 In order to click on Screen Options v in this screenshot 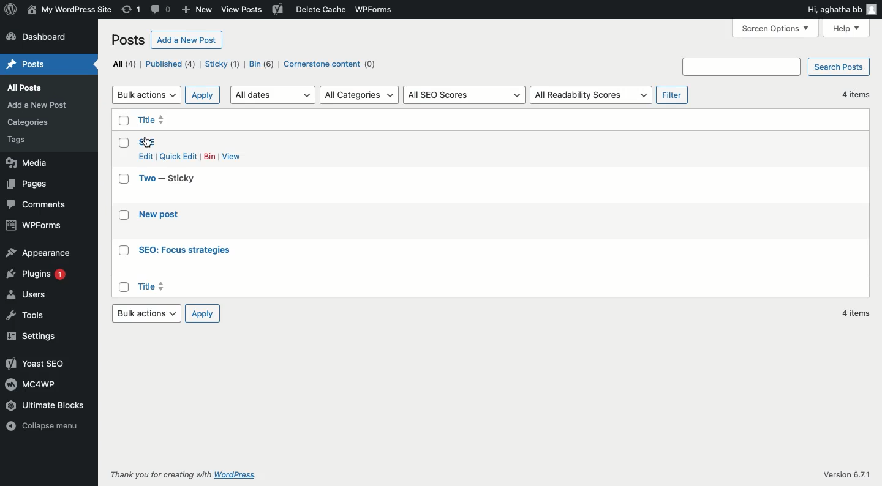, I will do `click(773, 28)`.